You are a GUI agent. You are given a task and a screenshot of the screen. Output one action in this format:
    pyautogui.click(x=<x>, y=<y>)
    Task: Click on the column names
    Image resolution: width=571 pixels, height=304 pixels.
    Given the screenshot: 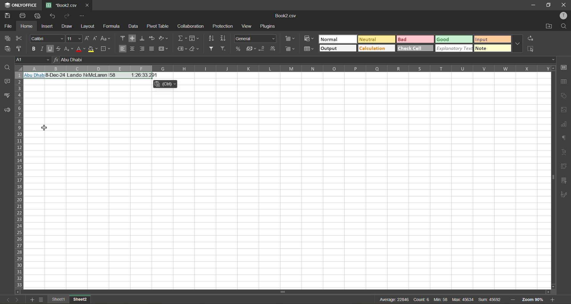 What is the action you would take?
    pyautogui.click(x=286, y=68)
    